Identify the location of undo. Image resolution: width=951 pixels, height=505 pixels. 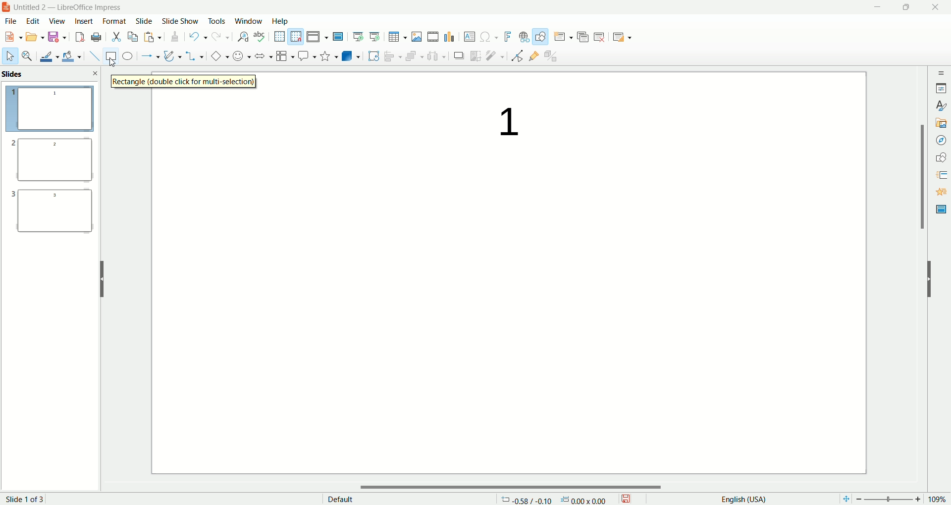
(197, 38).